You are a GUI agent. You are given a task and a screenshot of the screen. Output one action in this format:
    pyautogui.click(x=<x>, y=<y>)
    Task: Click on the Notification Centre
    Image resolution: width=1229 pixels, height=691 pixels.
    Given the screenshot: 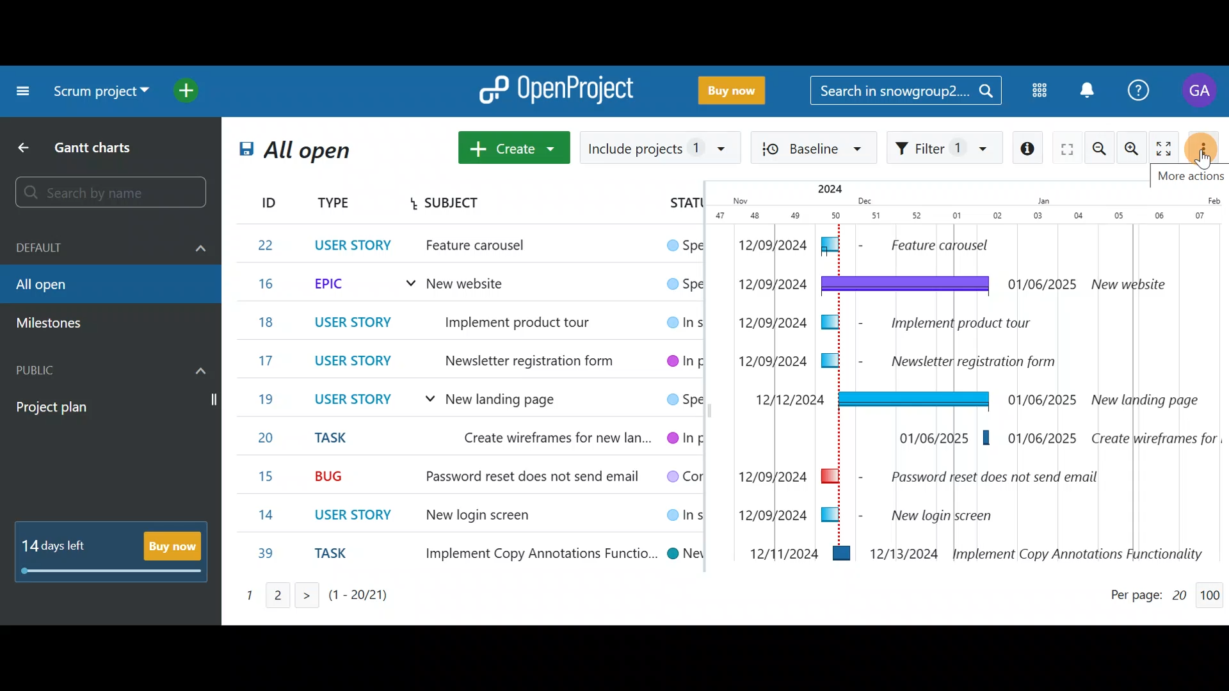 What is the action you would take?
    pyautogui.click(x=1088, y=90)
    